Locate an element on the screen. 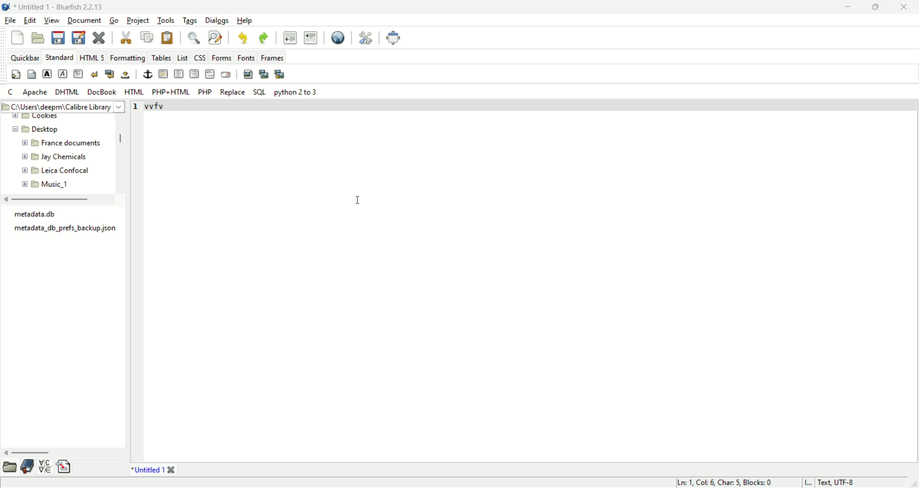 The image size is (919, 488). charmap is located at coordinates (44, 468).